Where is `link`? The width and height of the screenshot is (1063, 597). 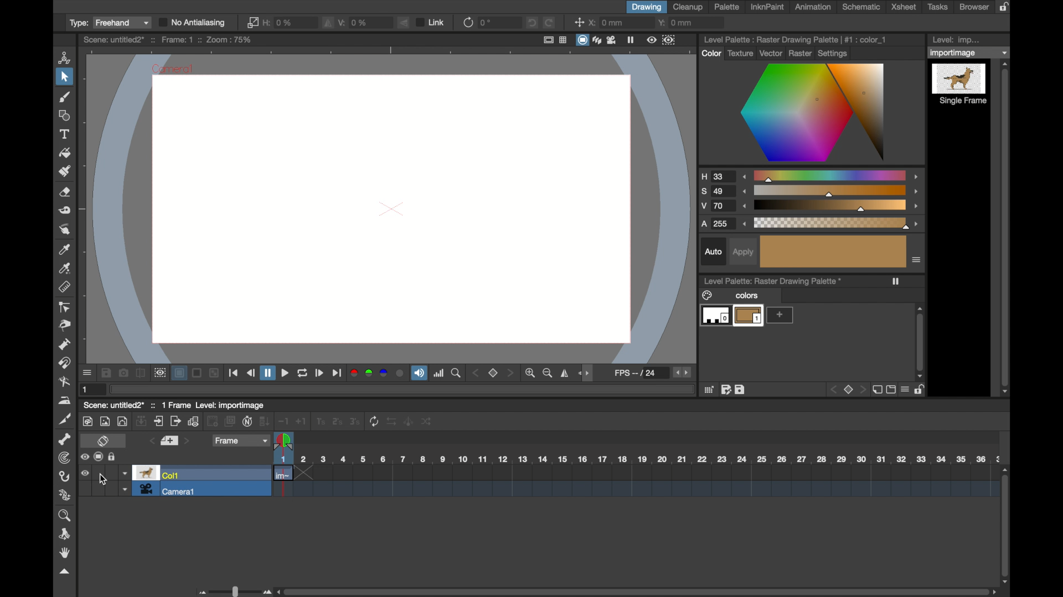
link is located at coordinates (252, 22).